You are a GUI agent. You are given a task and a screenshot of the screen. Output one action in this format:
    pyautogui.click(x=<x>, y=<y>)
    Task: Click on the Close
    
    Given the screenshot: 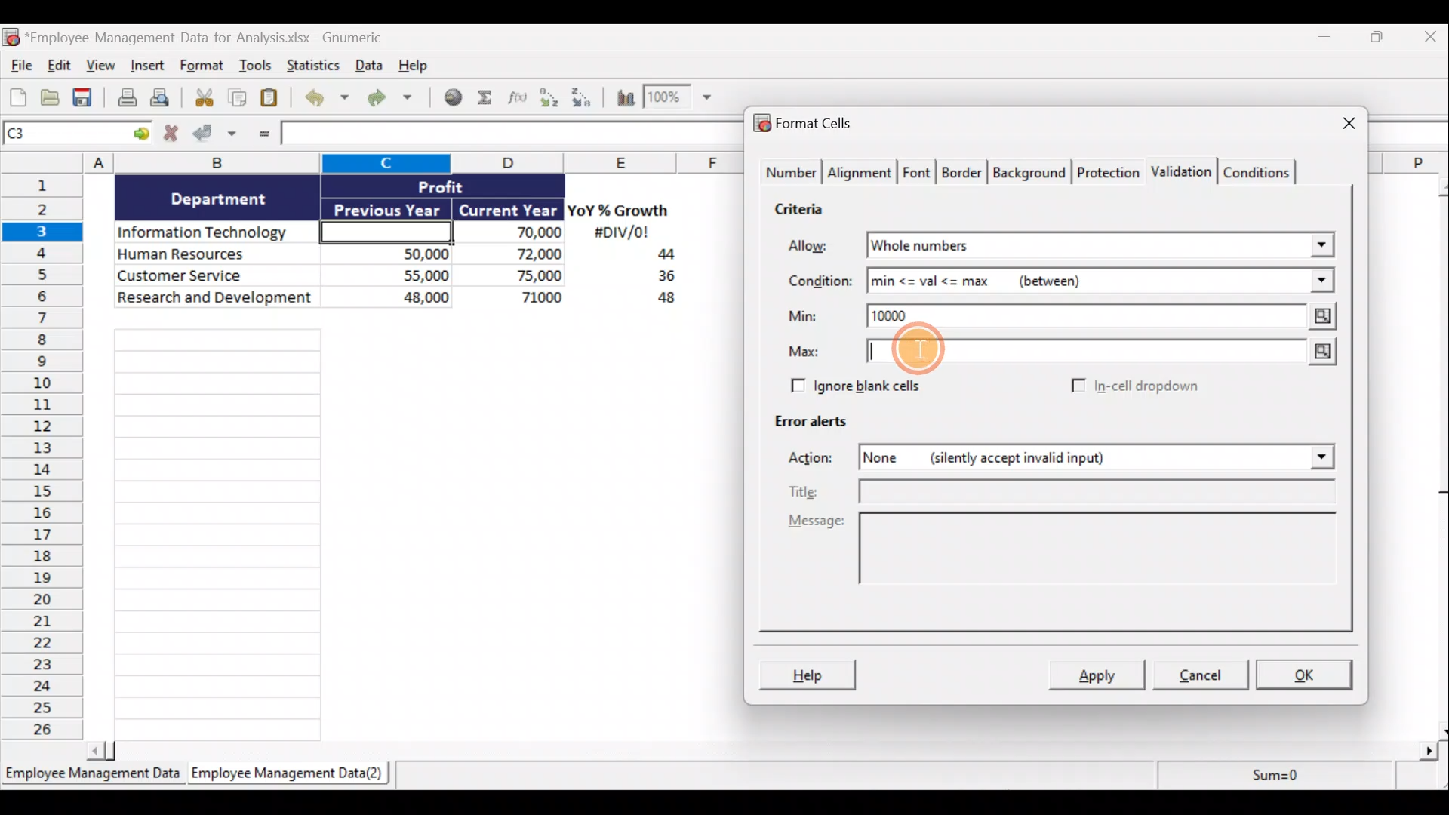 What is the action you would take?
    pyautogui.click(x=1427, y=40)
    